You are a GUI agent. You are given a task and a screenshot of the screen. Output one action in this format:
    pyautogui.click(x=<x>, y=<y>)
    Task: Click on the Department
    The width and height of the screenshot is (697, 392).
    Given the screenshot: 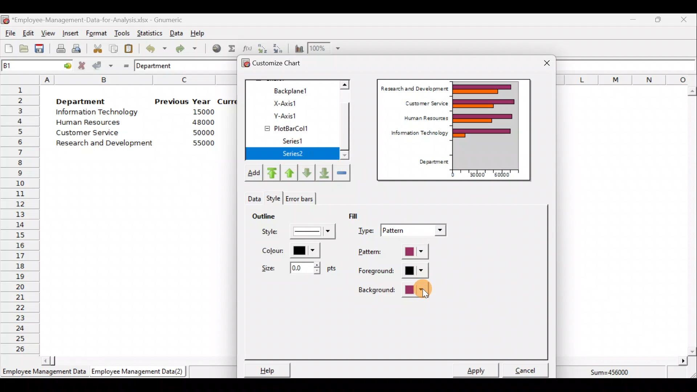 What is the action you would take?
    pyautogui.click(x=159, y=65)
    